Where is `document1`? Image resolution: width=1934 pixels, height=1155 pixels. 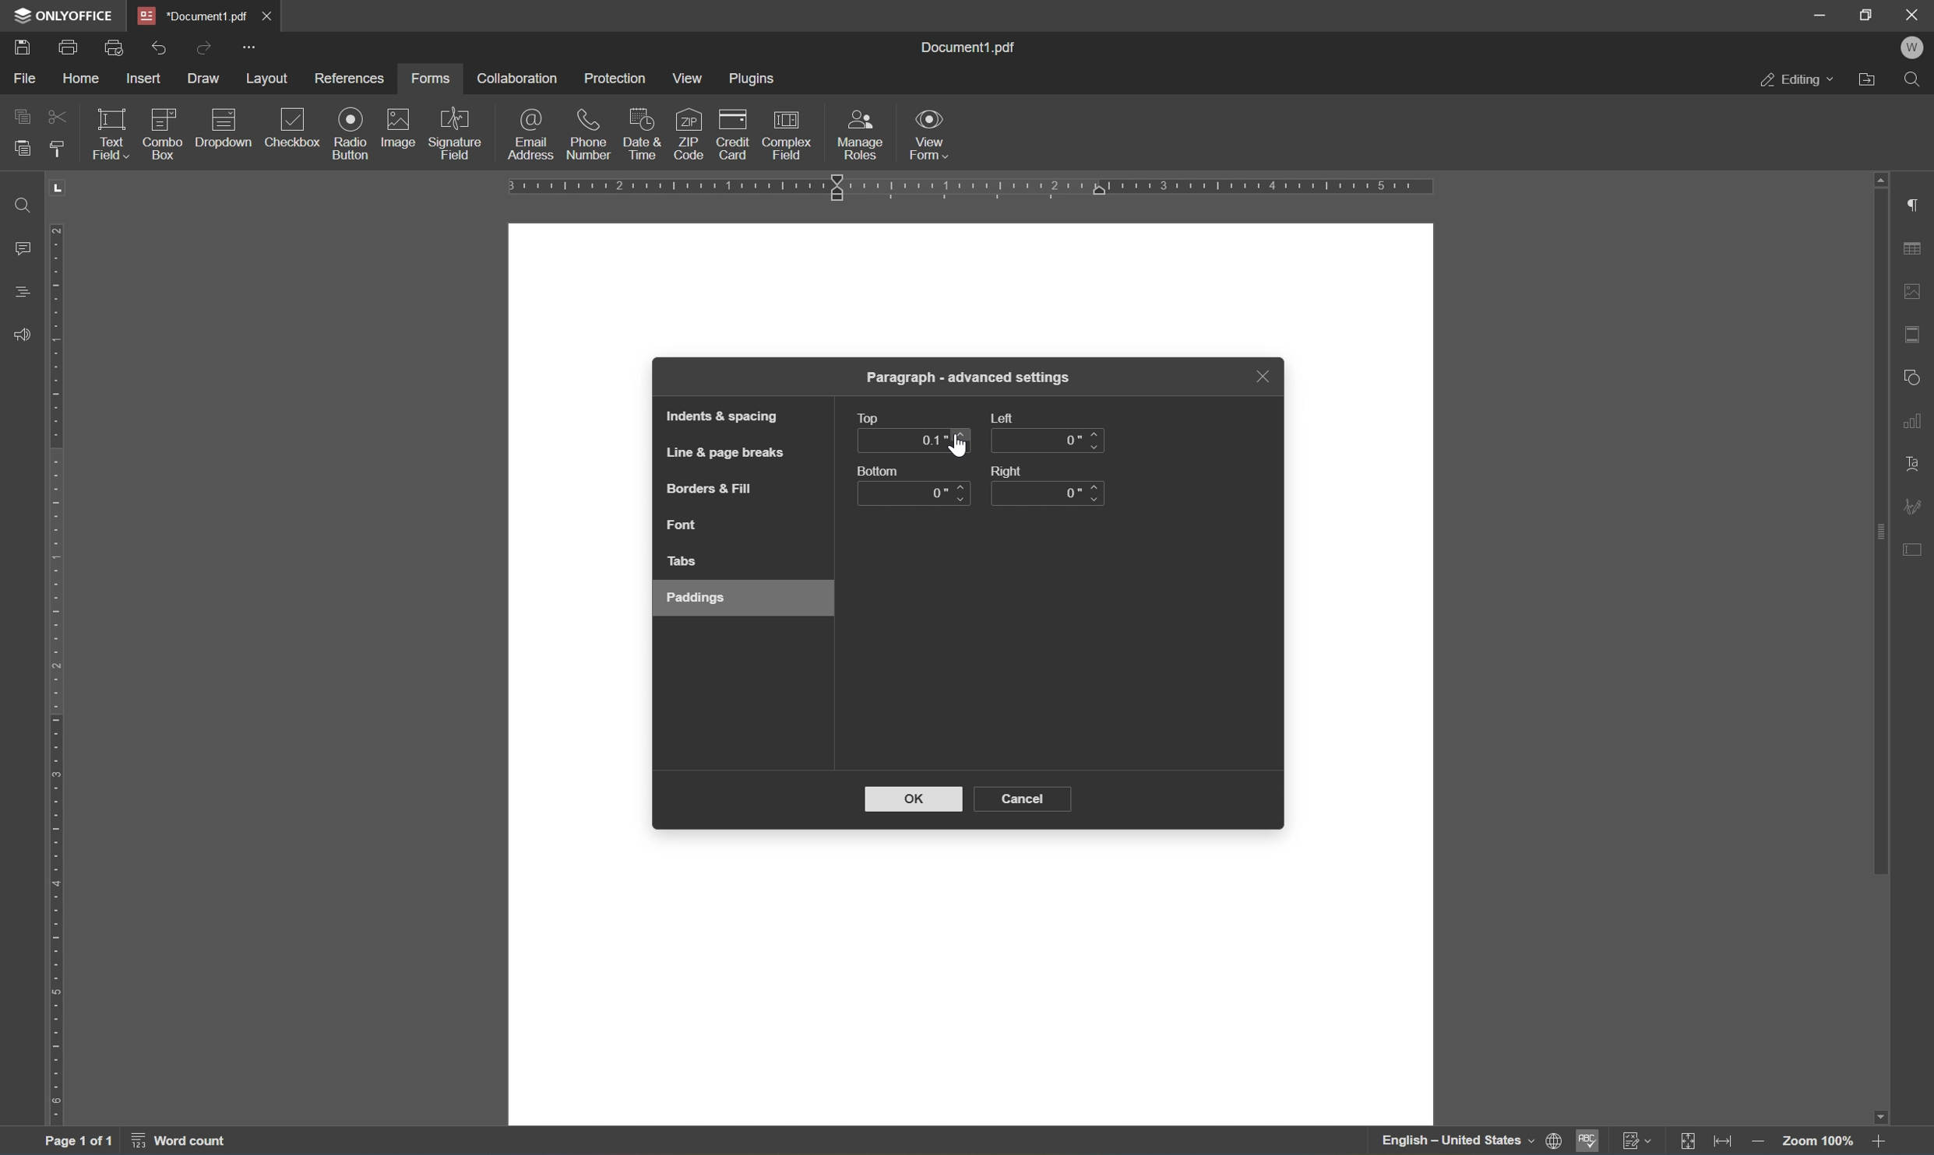 document1 is located at coordinates (195, 16).